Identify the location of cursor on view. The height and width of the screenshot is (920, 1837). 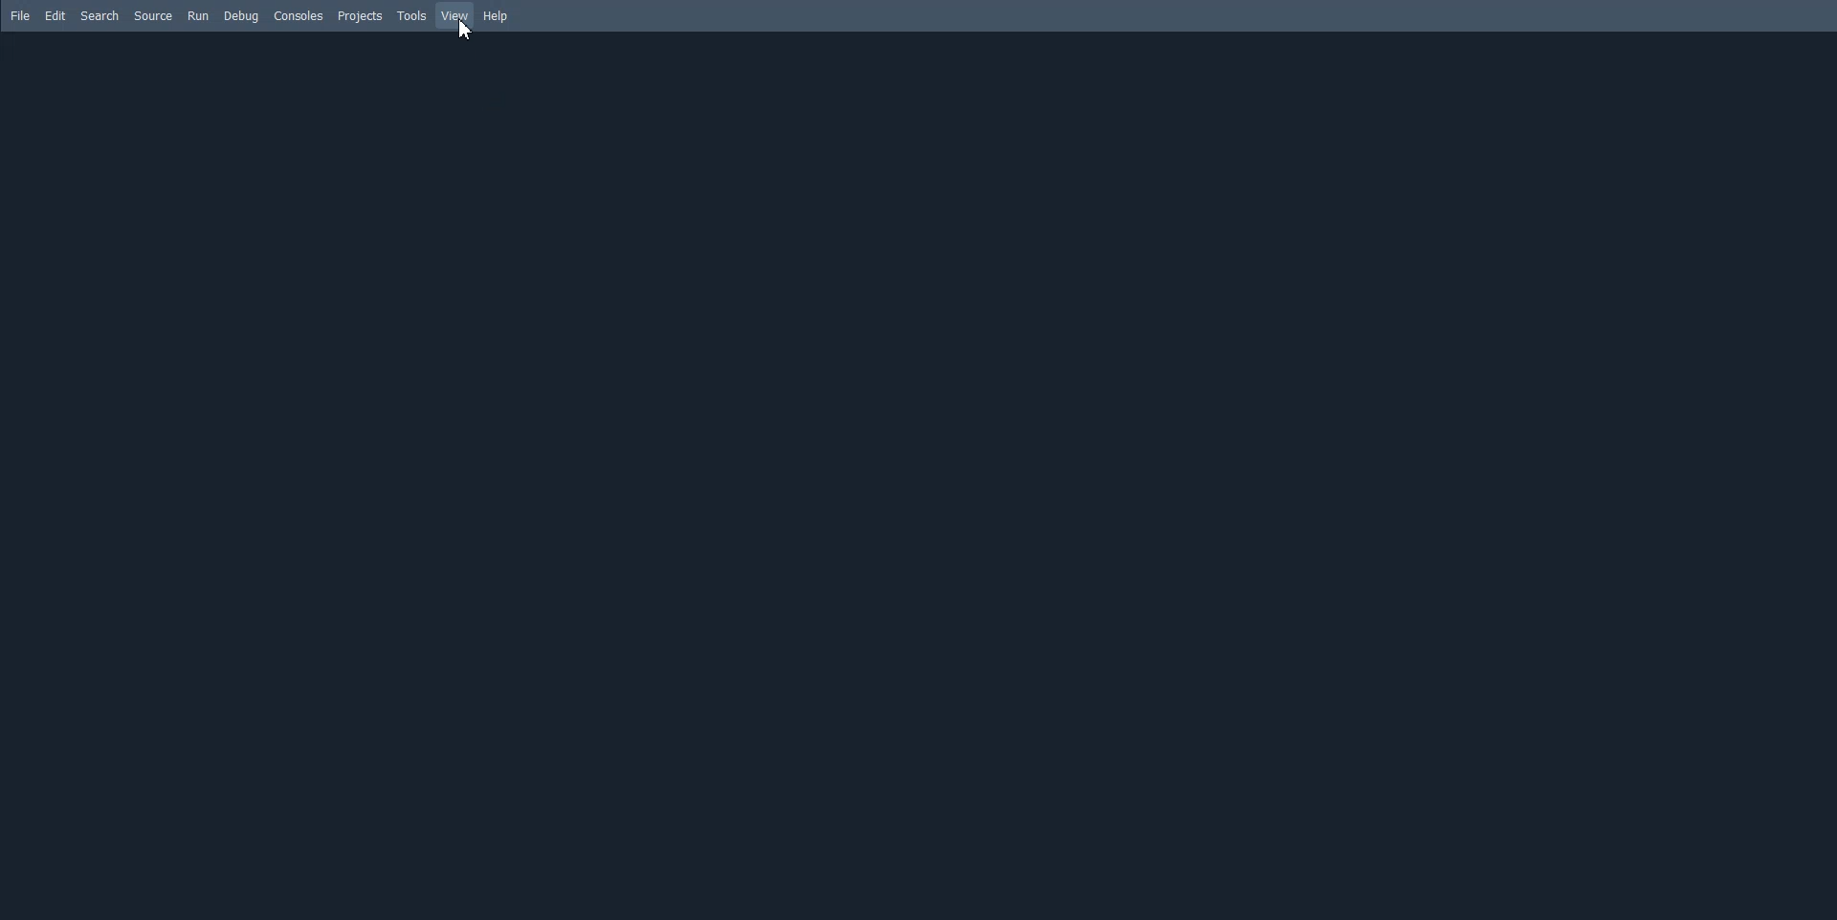
(467, 33).